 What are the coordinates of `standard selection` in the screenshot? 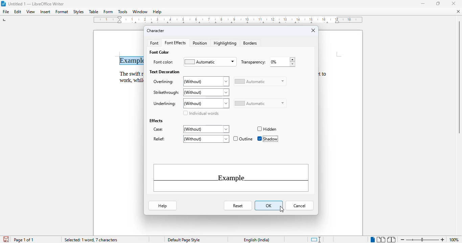 It's located at (316, 240).